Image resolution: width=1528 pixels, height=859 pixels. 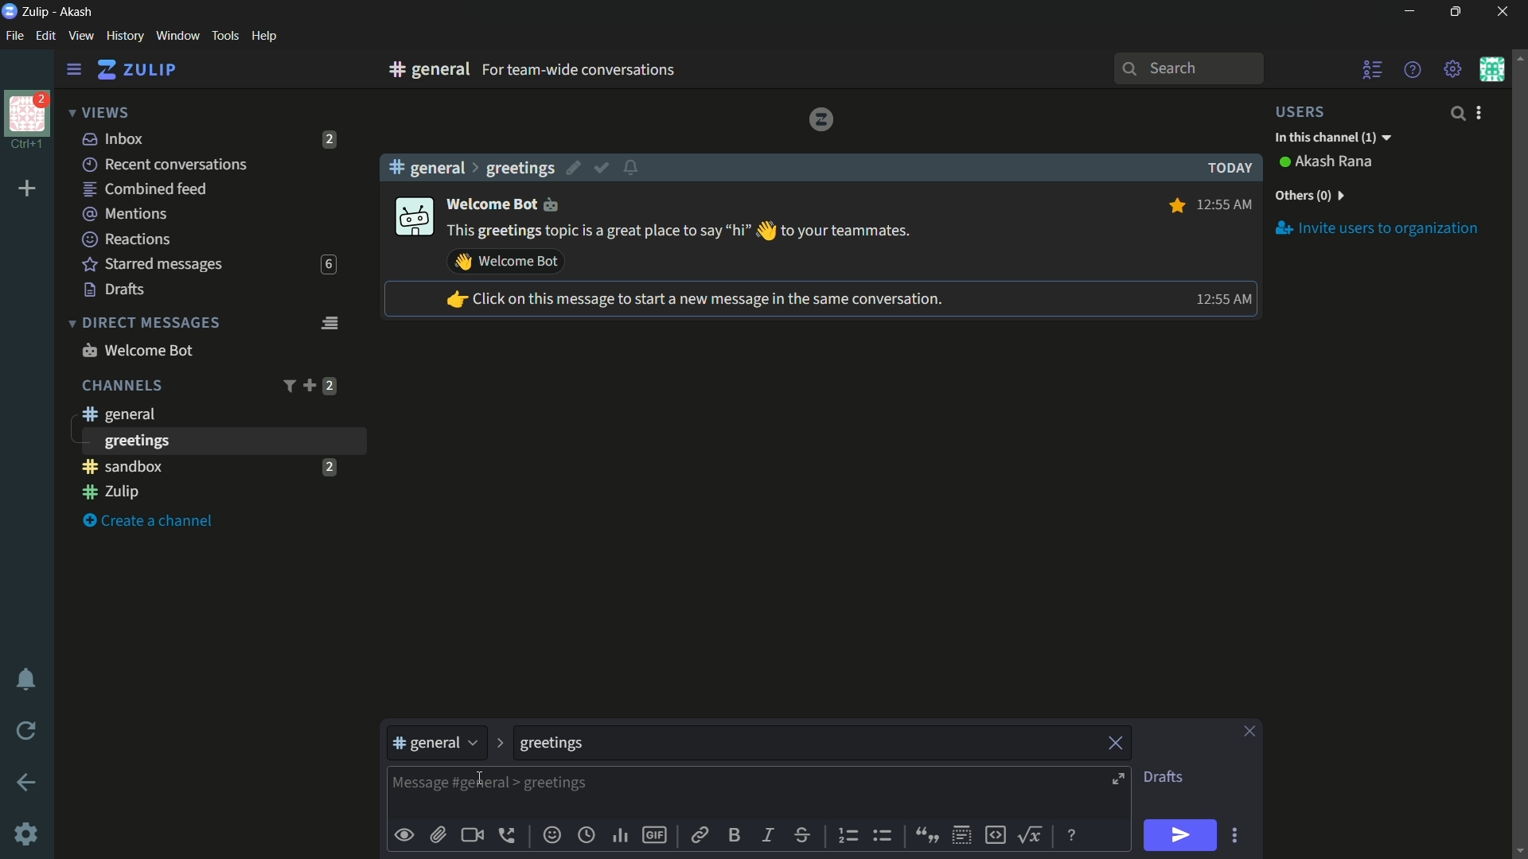 I want to click on direct message feed, so click(x=329, y=321).